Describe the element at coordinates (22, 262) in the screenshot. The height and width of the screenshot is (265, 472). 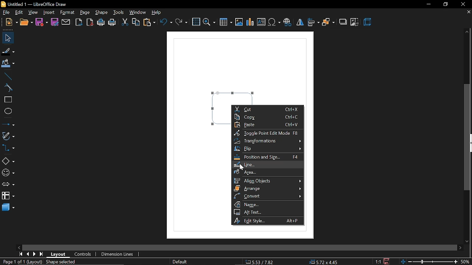
I see `current page` at that location.